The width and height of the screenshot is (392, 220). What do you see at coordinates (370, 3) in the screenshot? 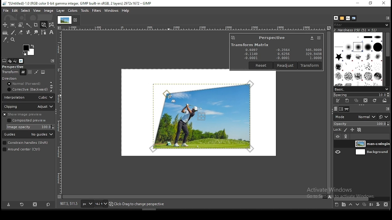
I see `restore` at bounding box center [370, 3].